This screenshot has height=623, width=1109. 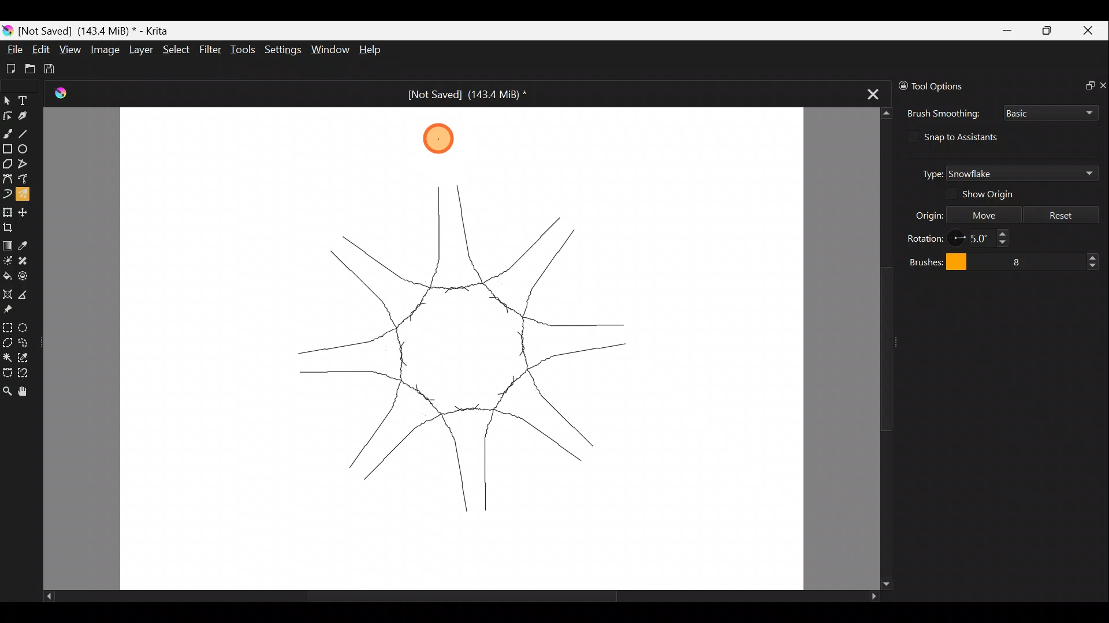 What do you see at coordinates (53, 69) in the screenshot?
I see `Save` at bounding box center [53, 69].